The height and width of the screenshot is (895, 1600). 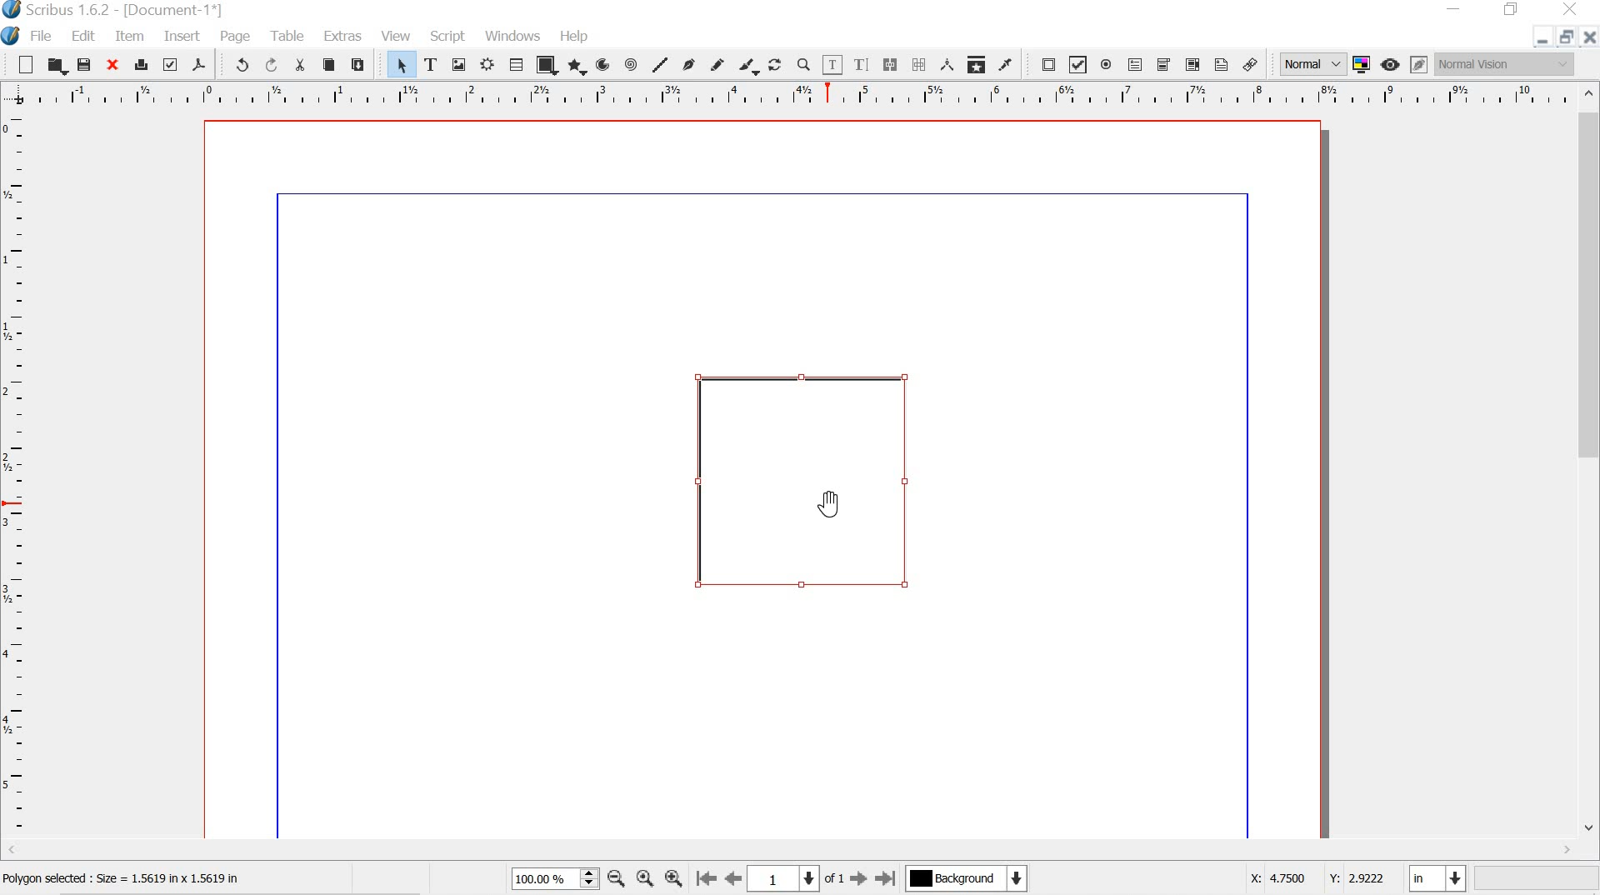 What do you see at coordinates (1417, 63) in the screenshot?
I see `edit in preview mode` at bounding box center [1417, 63].